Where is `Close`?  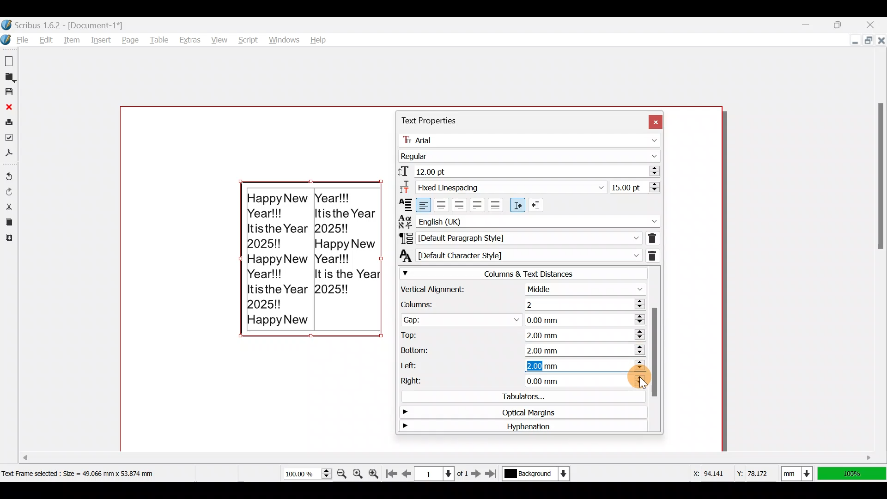
Close is located at coordinates (881, 40).